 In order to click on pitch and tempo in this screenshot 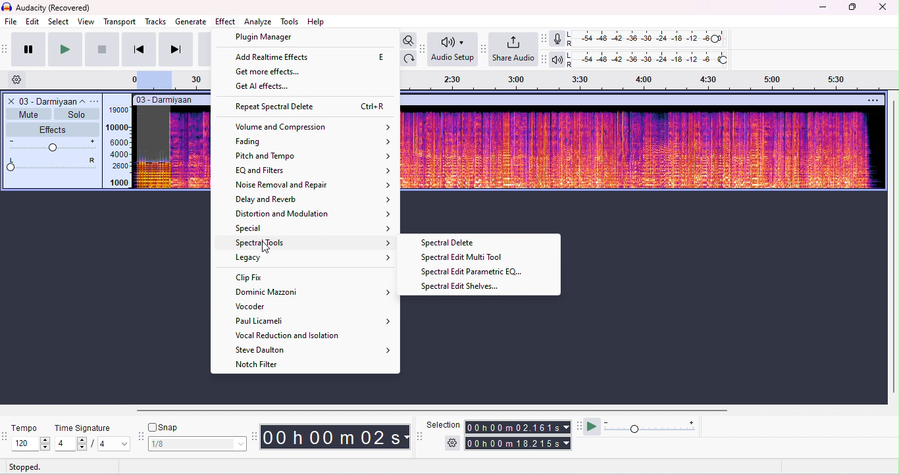, I will do `click(314, 155)`.